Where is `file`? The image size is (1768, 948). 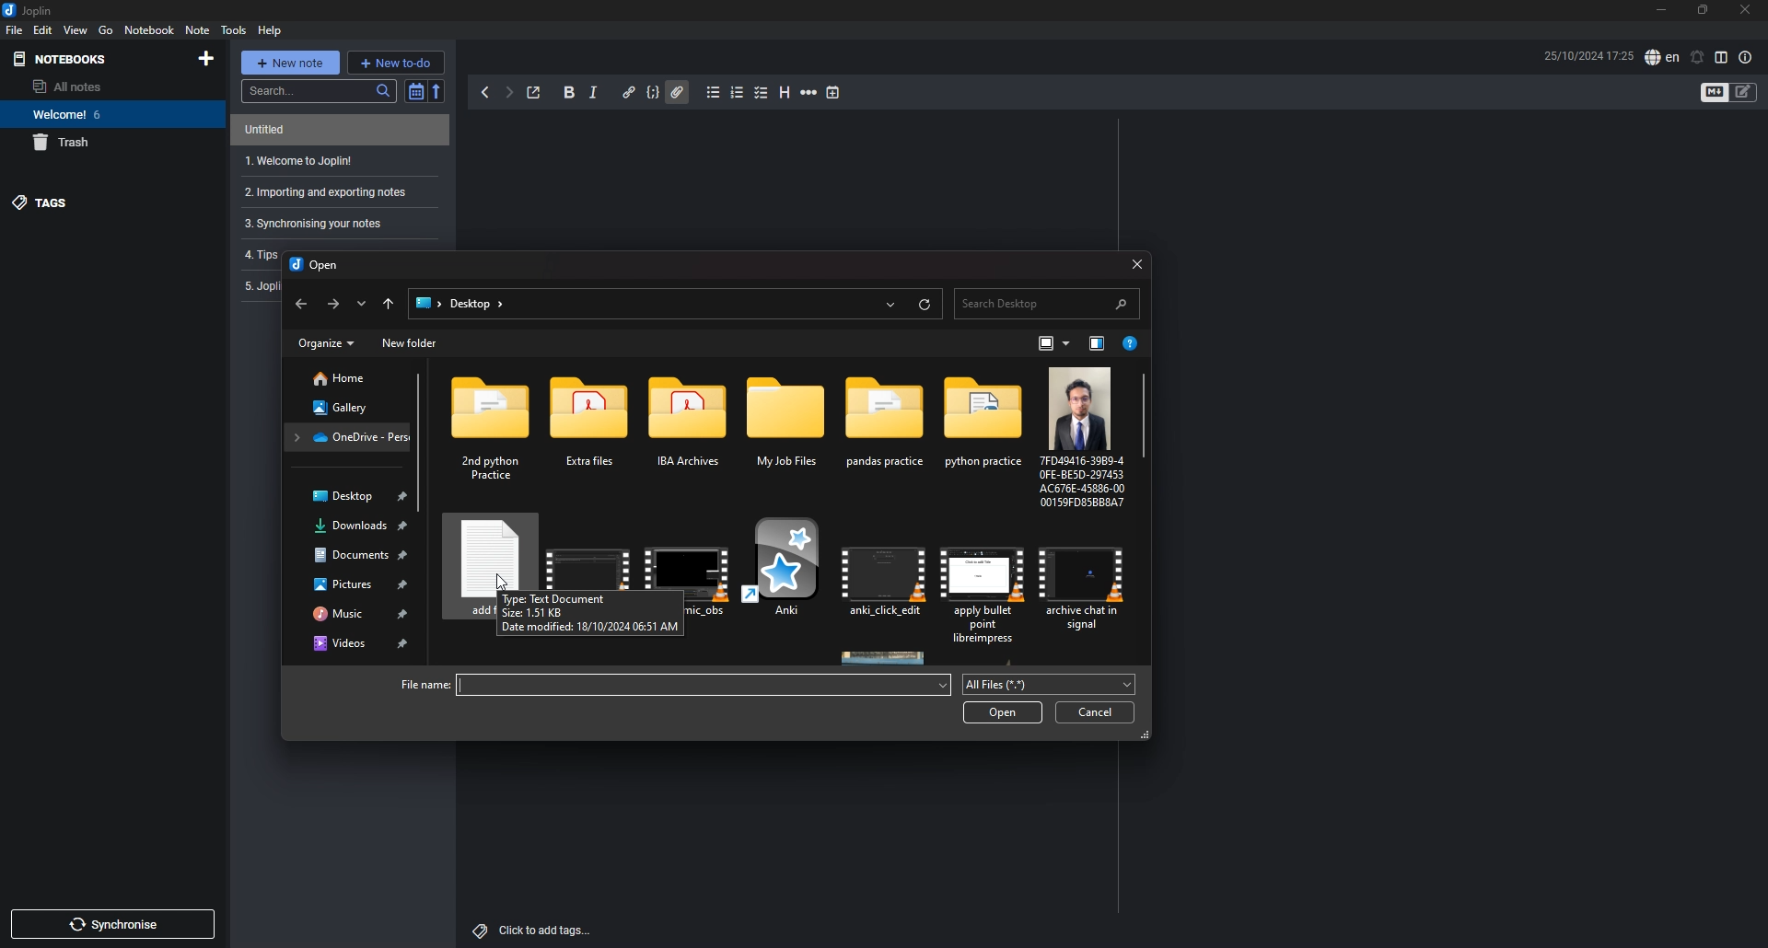 file is located at coordinates (789, 573).